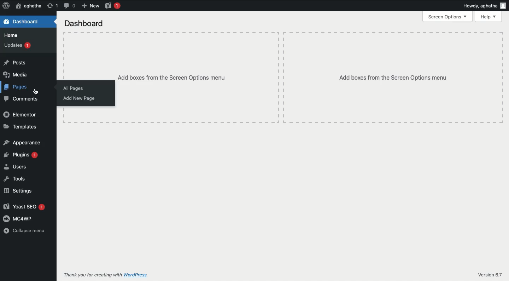 This screenshot has width=509, height=281. I want to click on Updates, so click(17, 46).